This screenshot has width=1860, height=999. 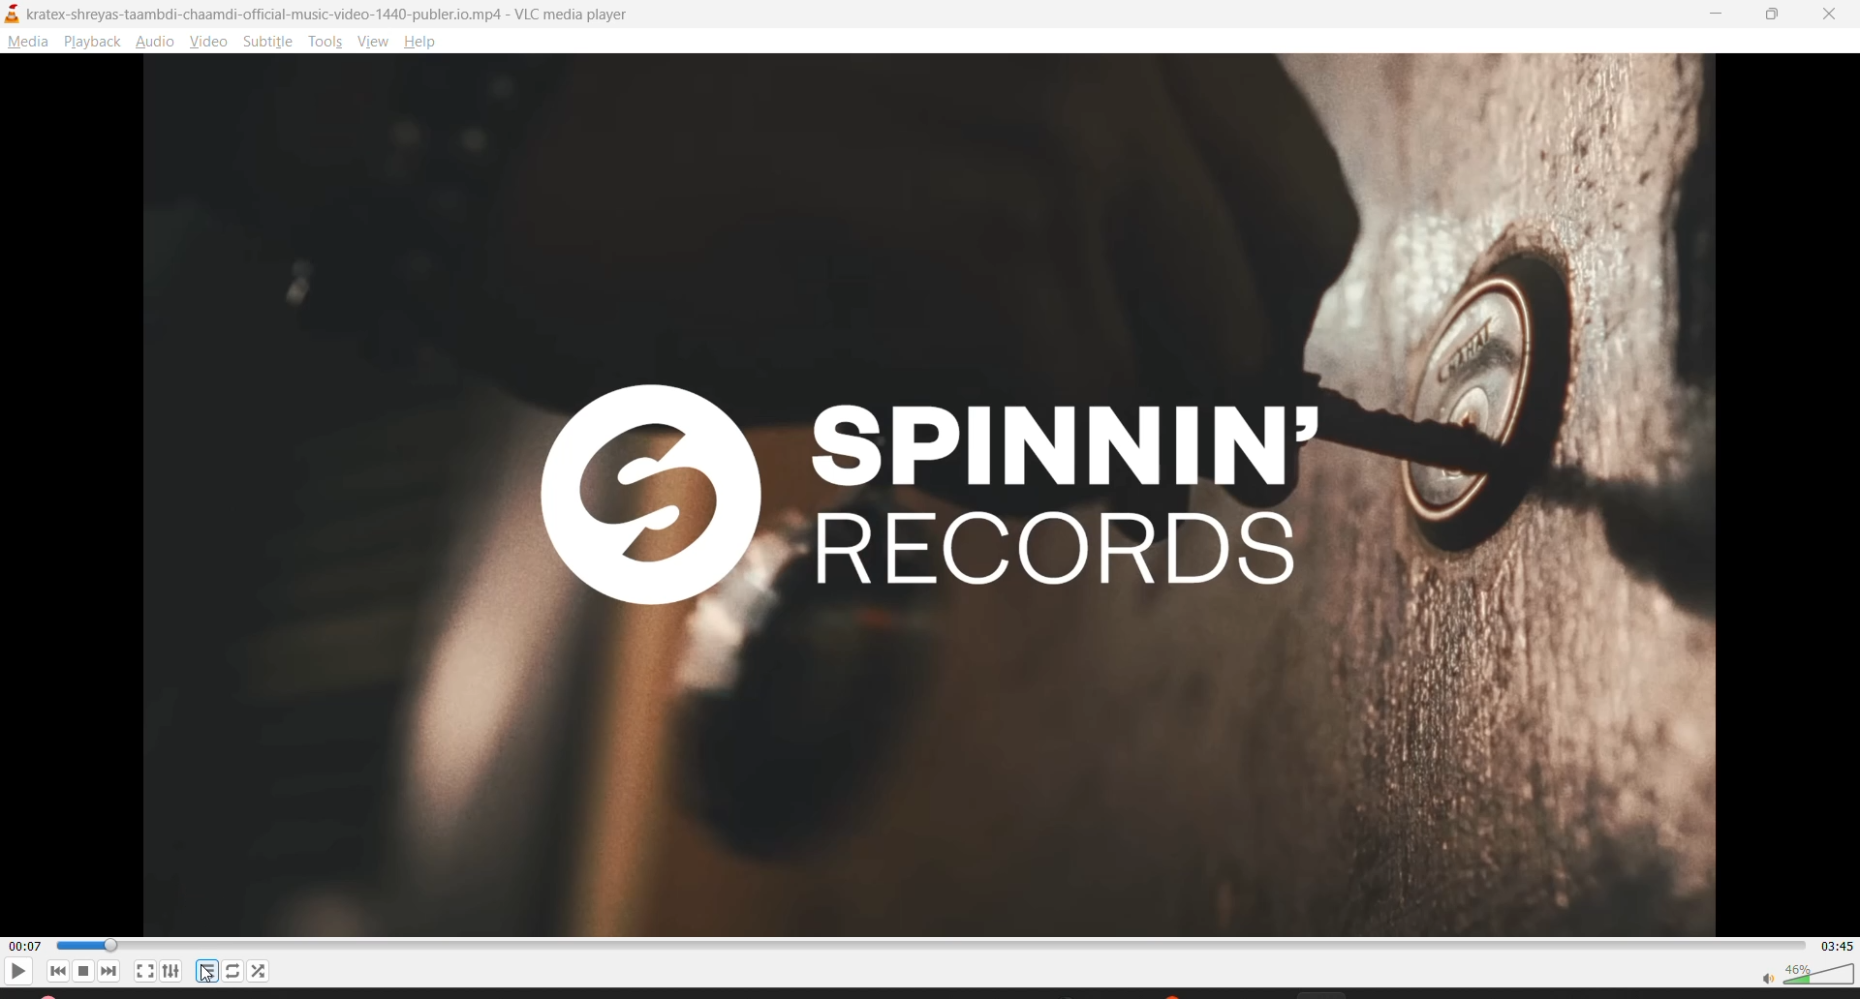 What do you see at coordinates (23, 945) in the screenshot?
I see `current track time` at bounding box center [23, 945].